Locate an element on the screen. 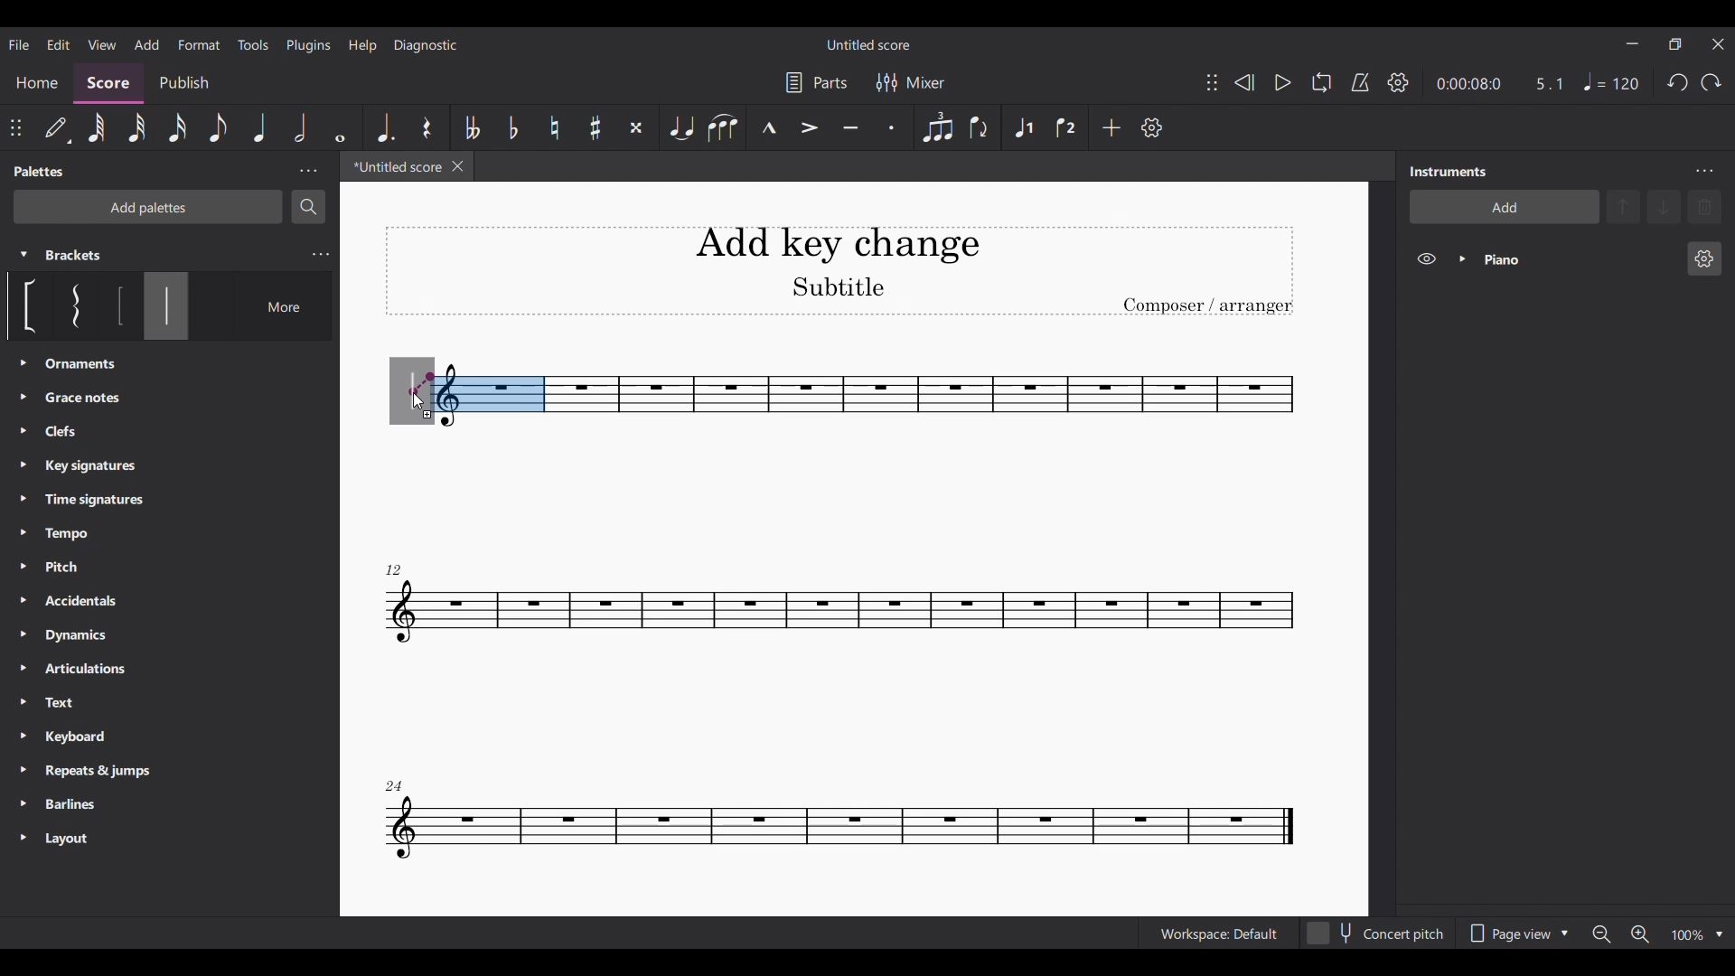 Image resolution: width=1735 pixels, height=976 pixels. Slur is located at coordinates (722, 128).